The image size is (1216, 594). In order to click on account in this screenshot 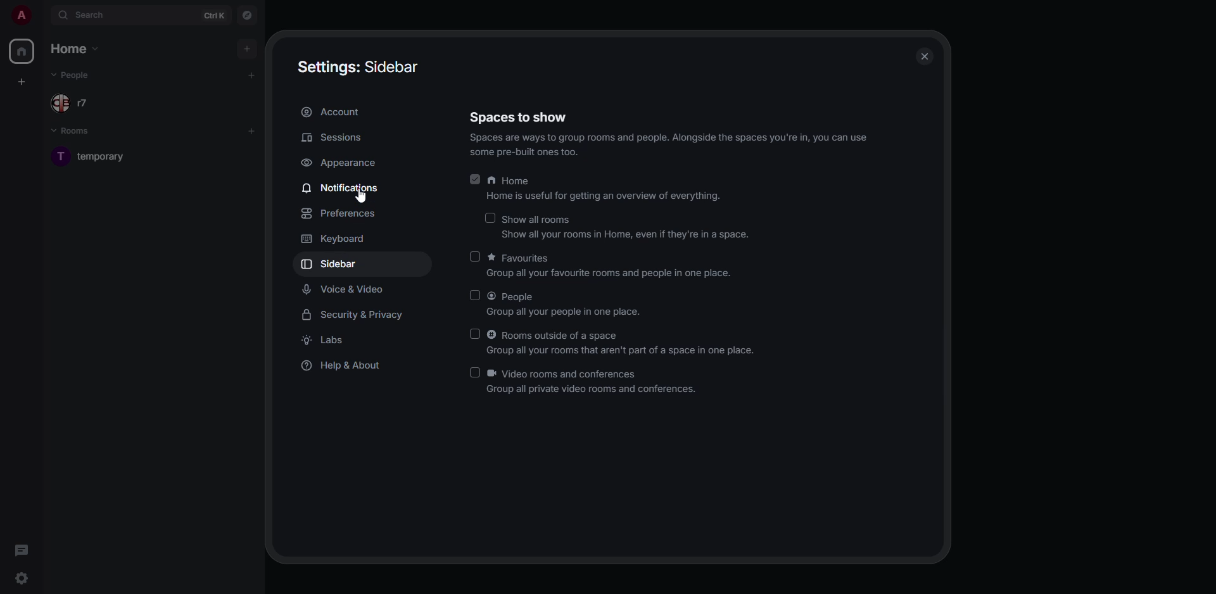, I will do `click(334, 113)`.